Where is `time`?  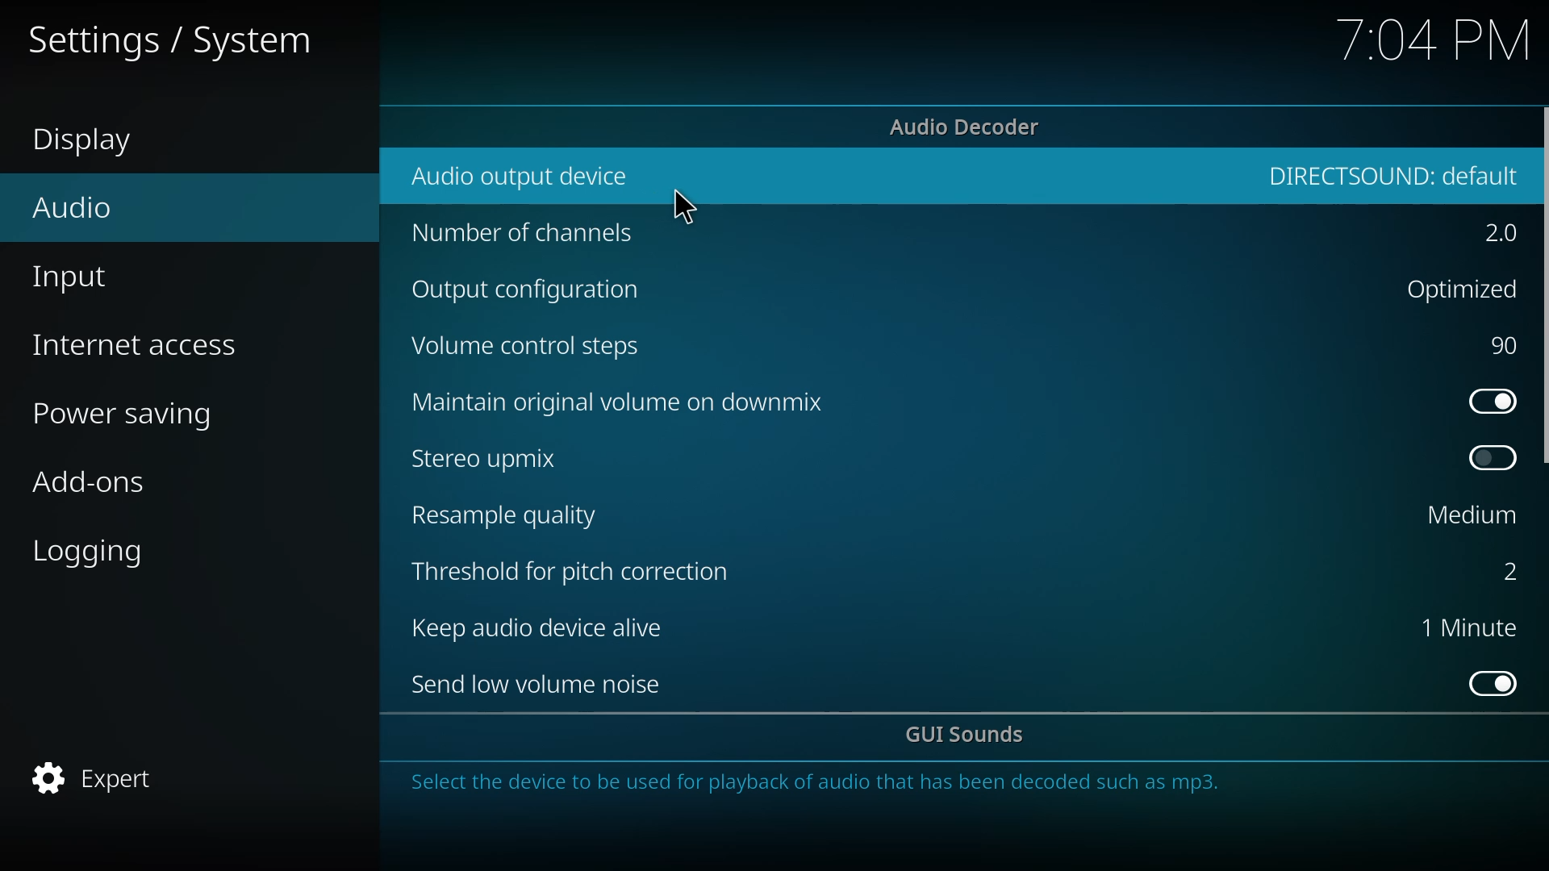 time is located at coordinates (1434, 40).